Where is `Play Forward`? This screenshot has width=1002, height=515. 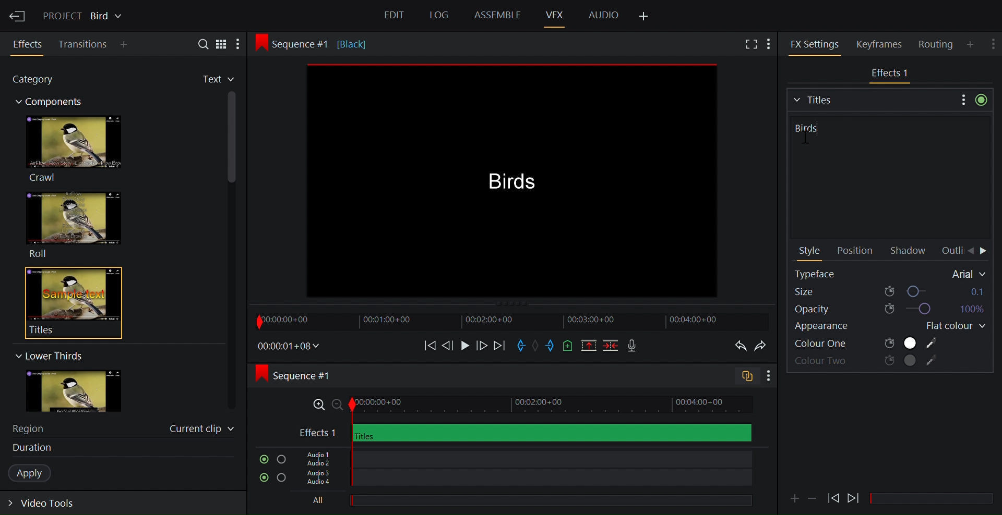 Play Forward is located at coordinates (833, 498).